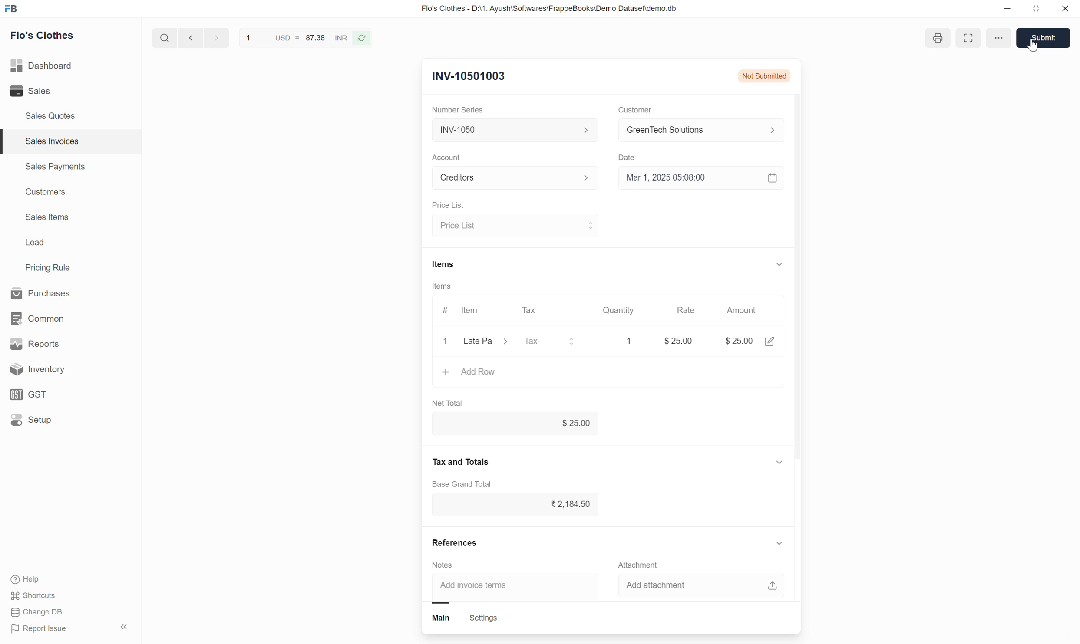 Image resolution: width=1080 pixels, height=644 pixels. Describe the element at coordinates (467, 77) in the screenshot. I see `New Entry` at that location.